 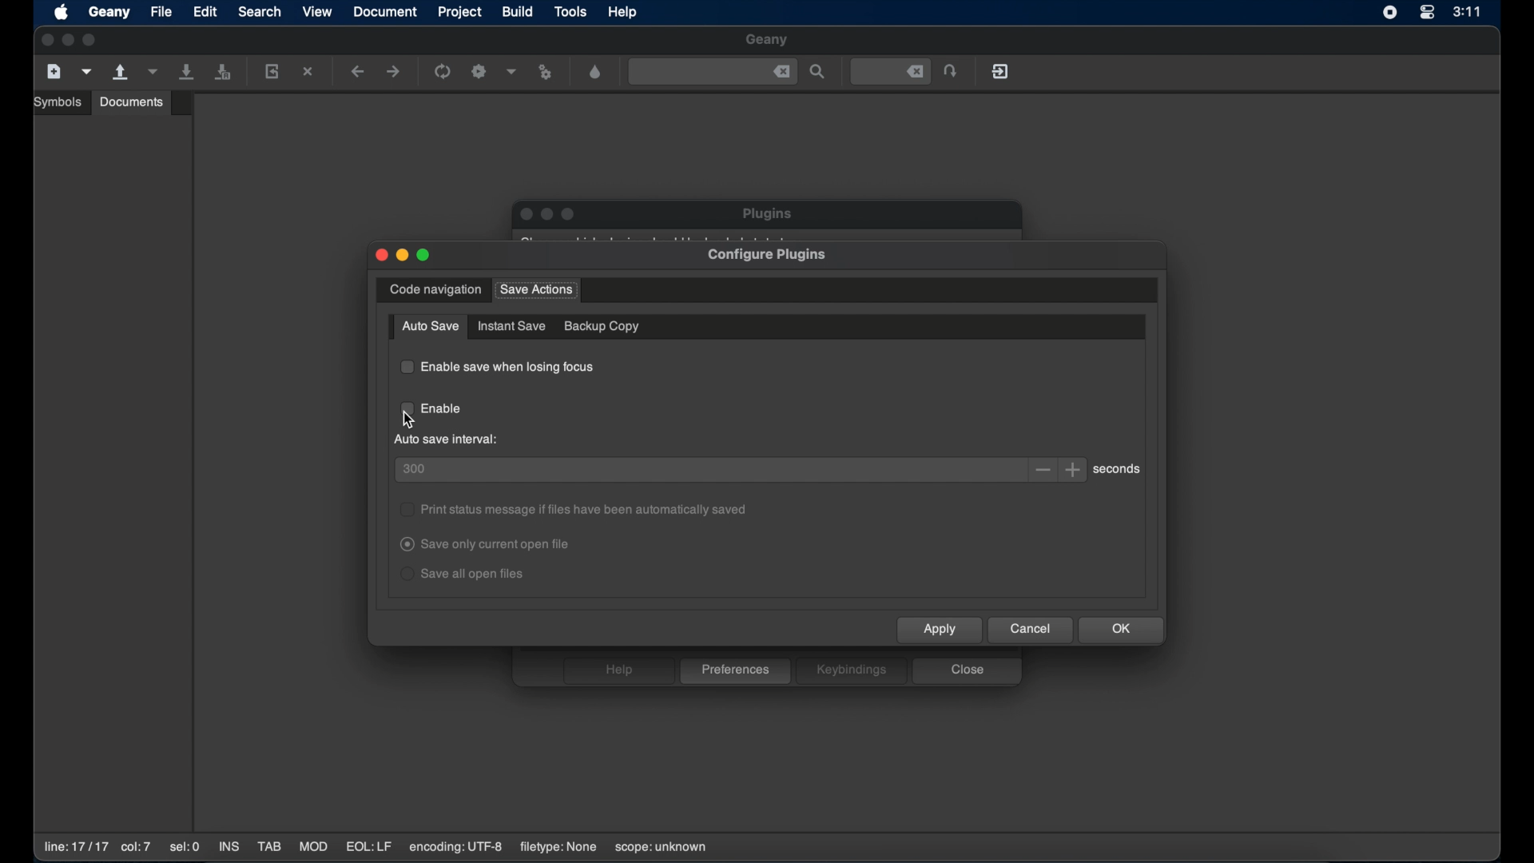 I want to click on enable save when losing focus, so click(x=497, y=367).